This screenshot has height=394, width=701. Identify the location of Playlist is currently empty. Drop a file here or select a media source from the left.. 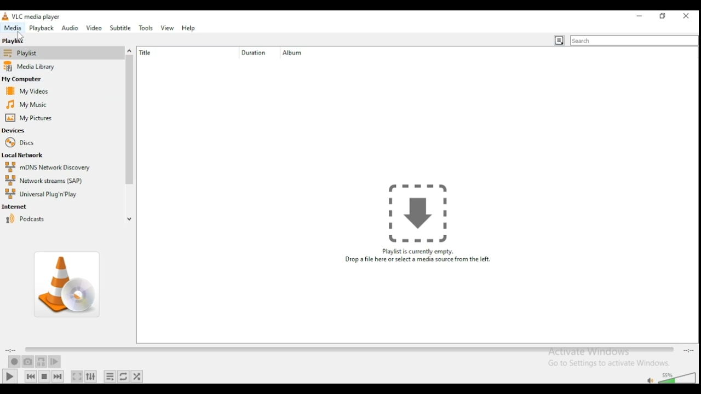
(417, 221).